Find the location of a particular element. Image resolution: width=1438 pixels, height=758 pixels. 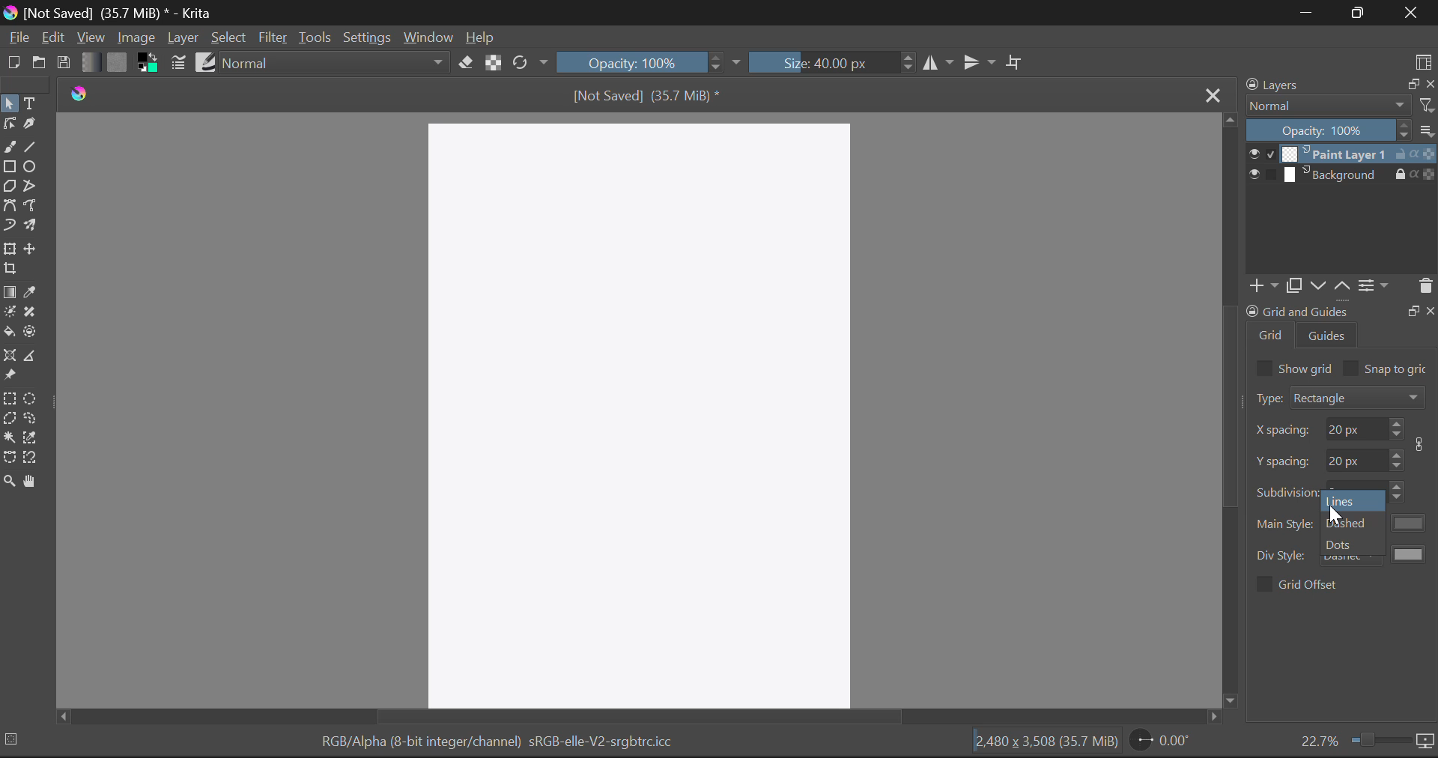

up is located at coordinates (1341, 286).